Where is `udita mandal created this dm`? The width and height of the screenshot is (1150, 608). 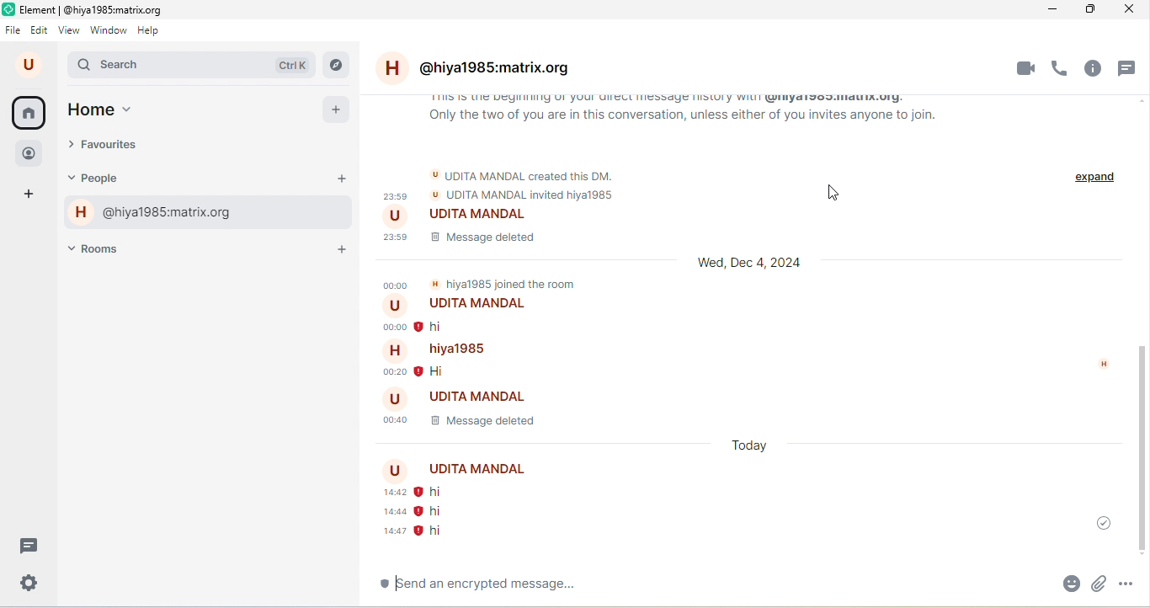 udita mandal created this dm is located at coordinates (524, 173).